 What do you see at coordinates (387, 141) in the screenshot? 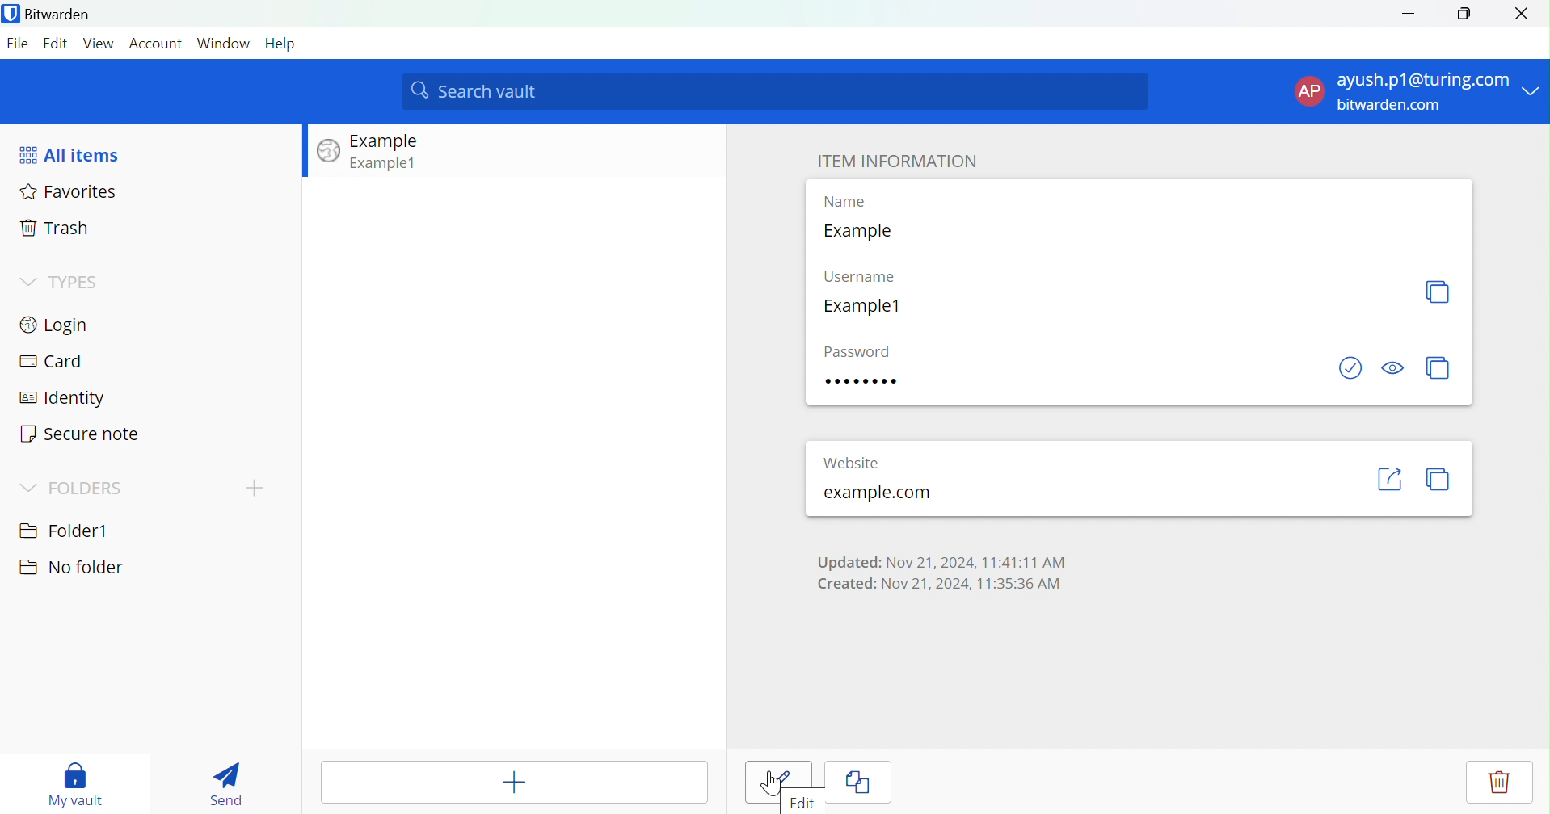
I see `Example` at bounding box center [387, 141].